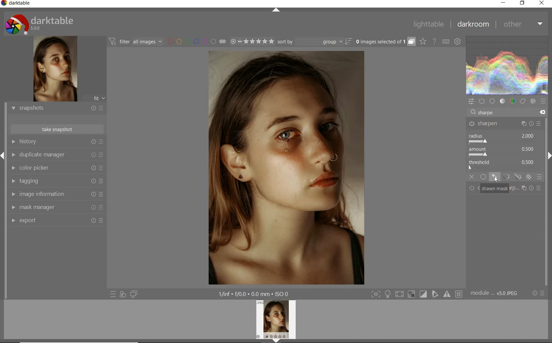 The height and width of the screenshot is (343, 552). I want to click on color picker, so click(57, 169).